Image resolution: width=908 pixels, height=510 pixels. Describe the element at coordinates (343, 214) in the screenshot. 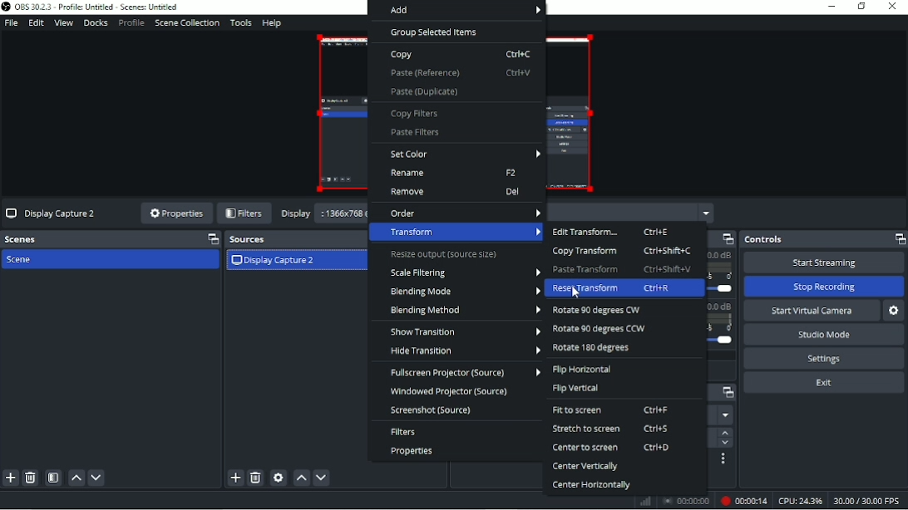

I see `: 1366x768 @ 0,0 (Primary Monitor)` at that location.